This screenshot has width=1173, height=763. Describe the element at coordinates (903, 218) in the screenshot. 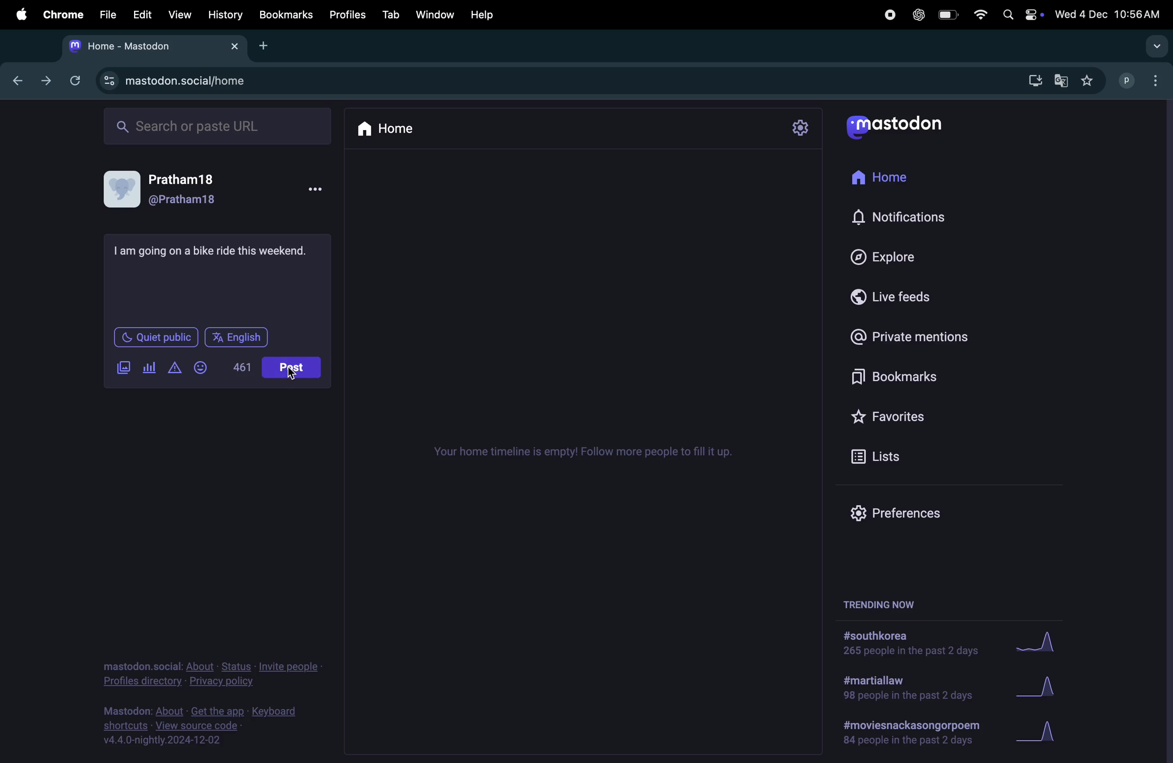

I see `Notifications` at that location.